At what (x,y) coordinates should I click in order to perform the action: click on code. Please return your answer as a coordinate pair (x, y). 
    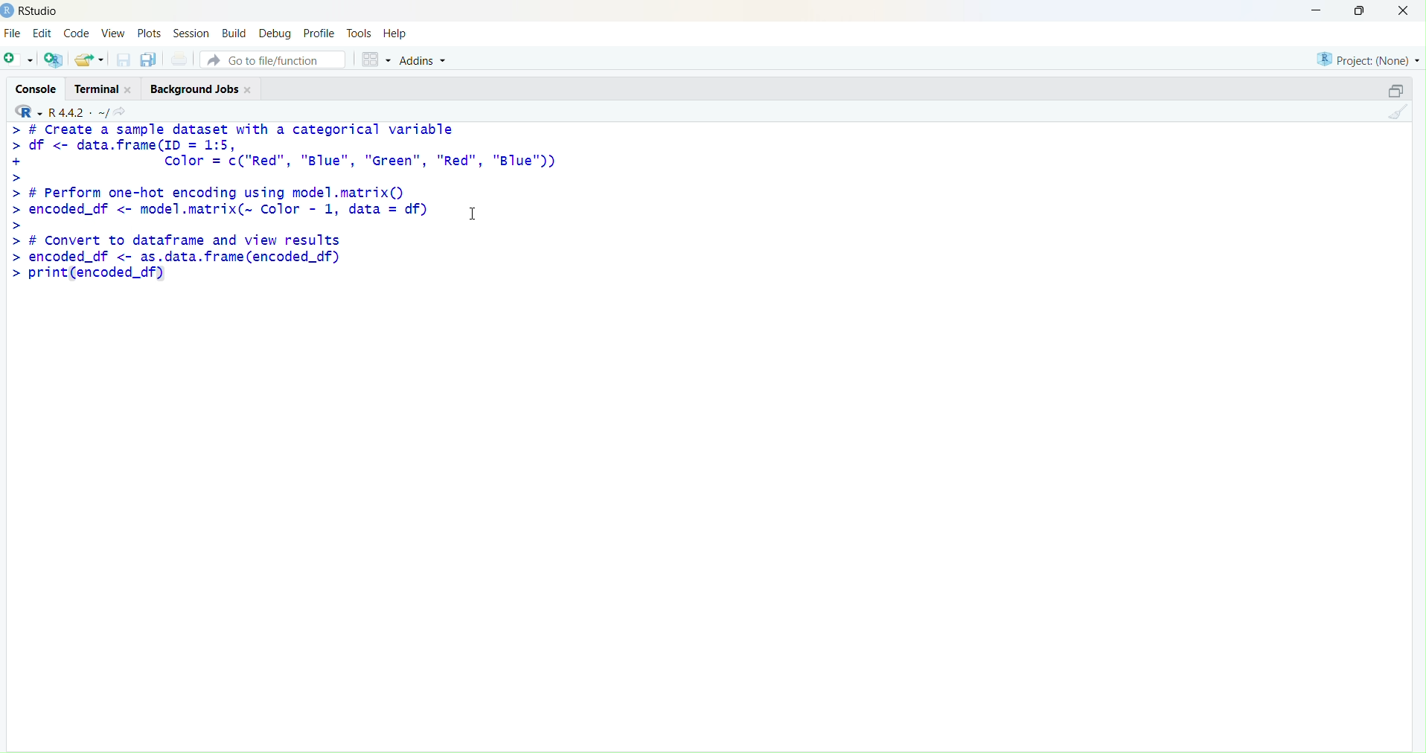
    Looking at the image, I should click on (77, 34).